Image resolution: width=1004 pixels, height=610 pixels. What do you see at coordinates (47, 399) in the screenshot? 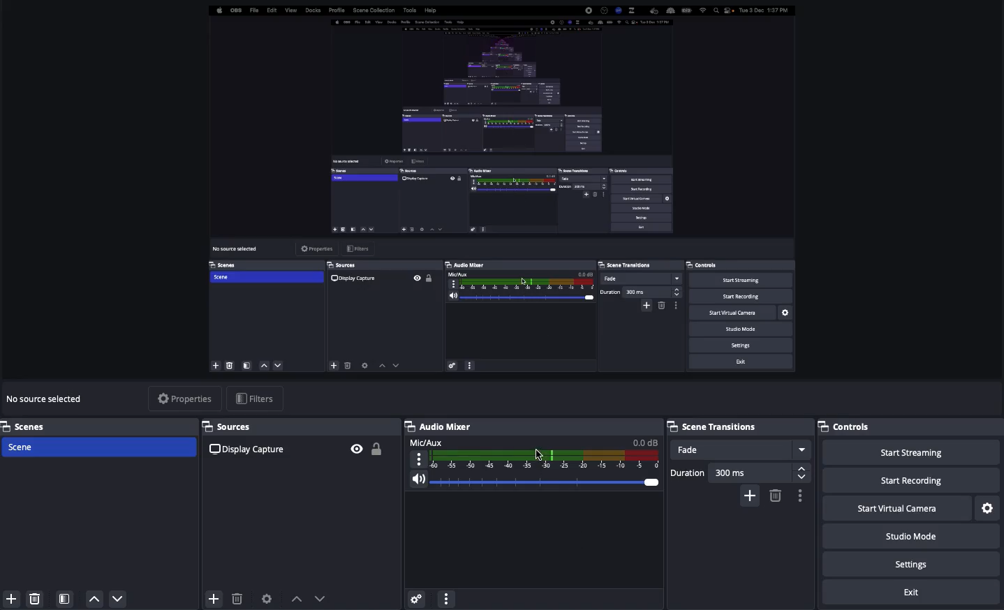
I see `No source selected` at bounding box center [47, 399].